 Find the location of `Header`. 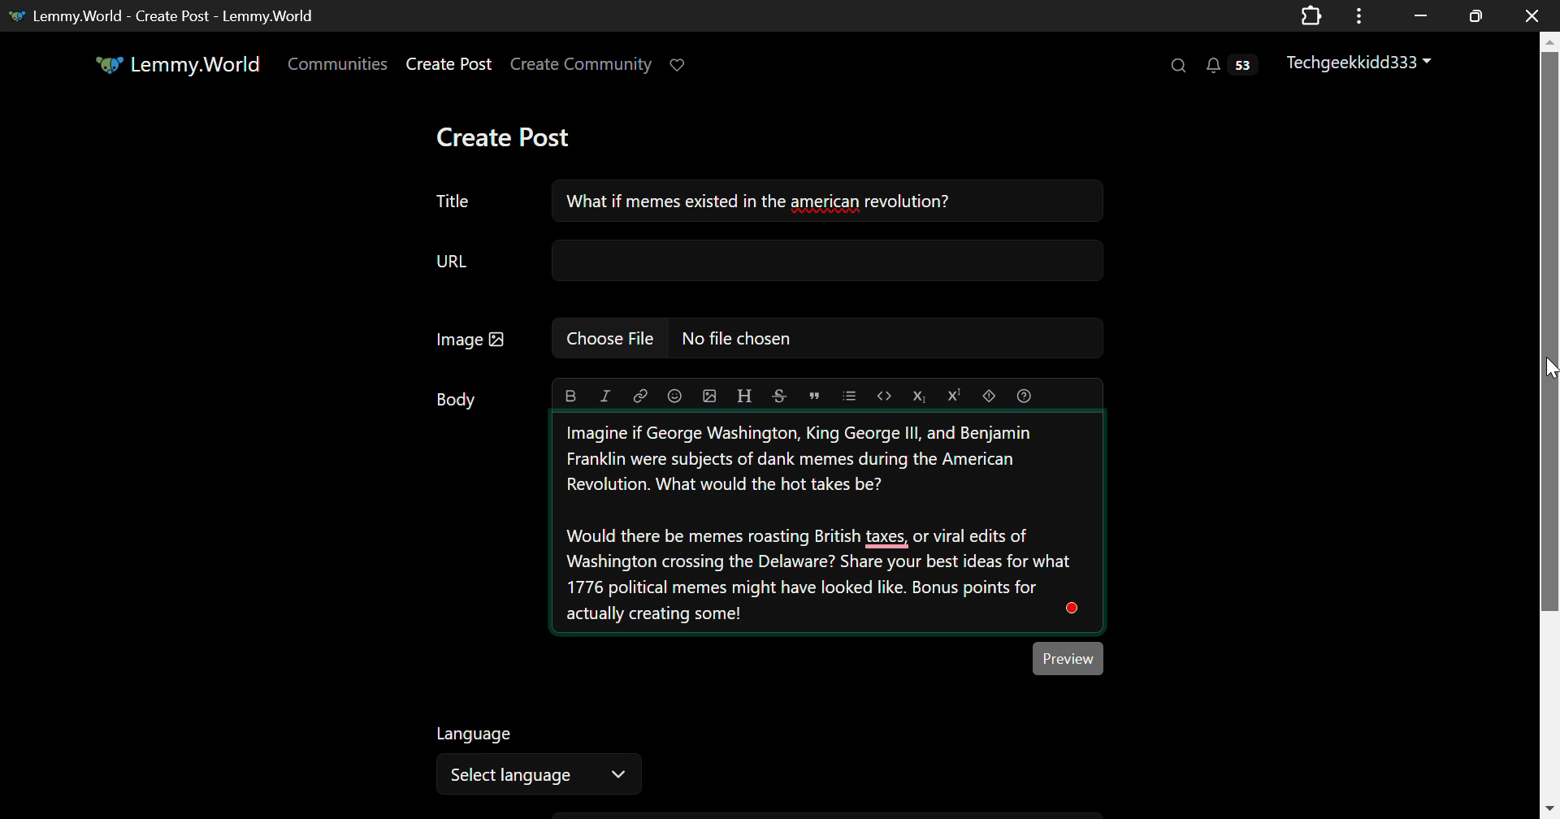

Header is located at coordinates (745, 396).